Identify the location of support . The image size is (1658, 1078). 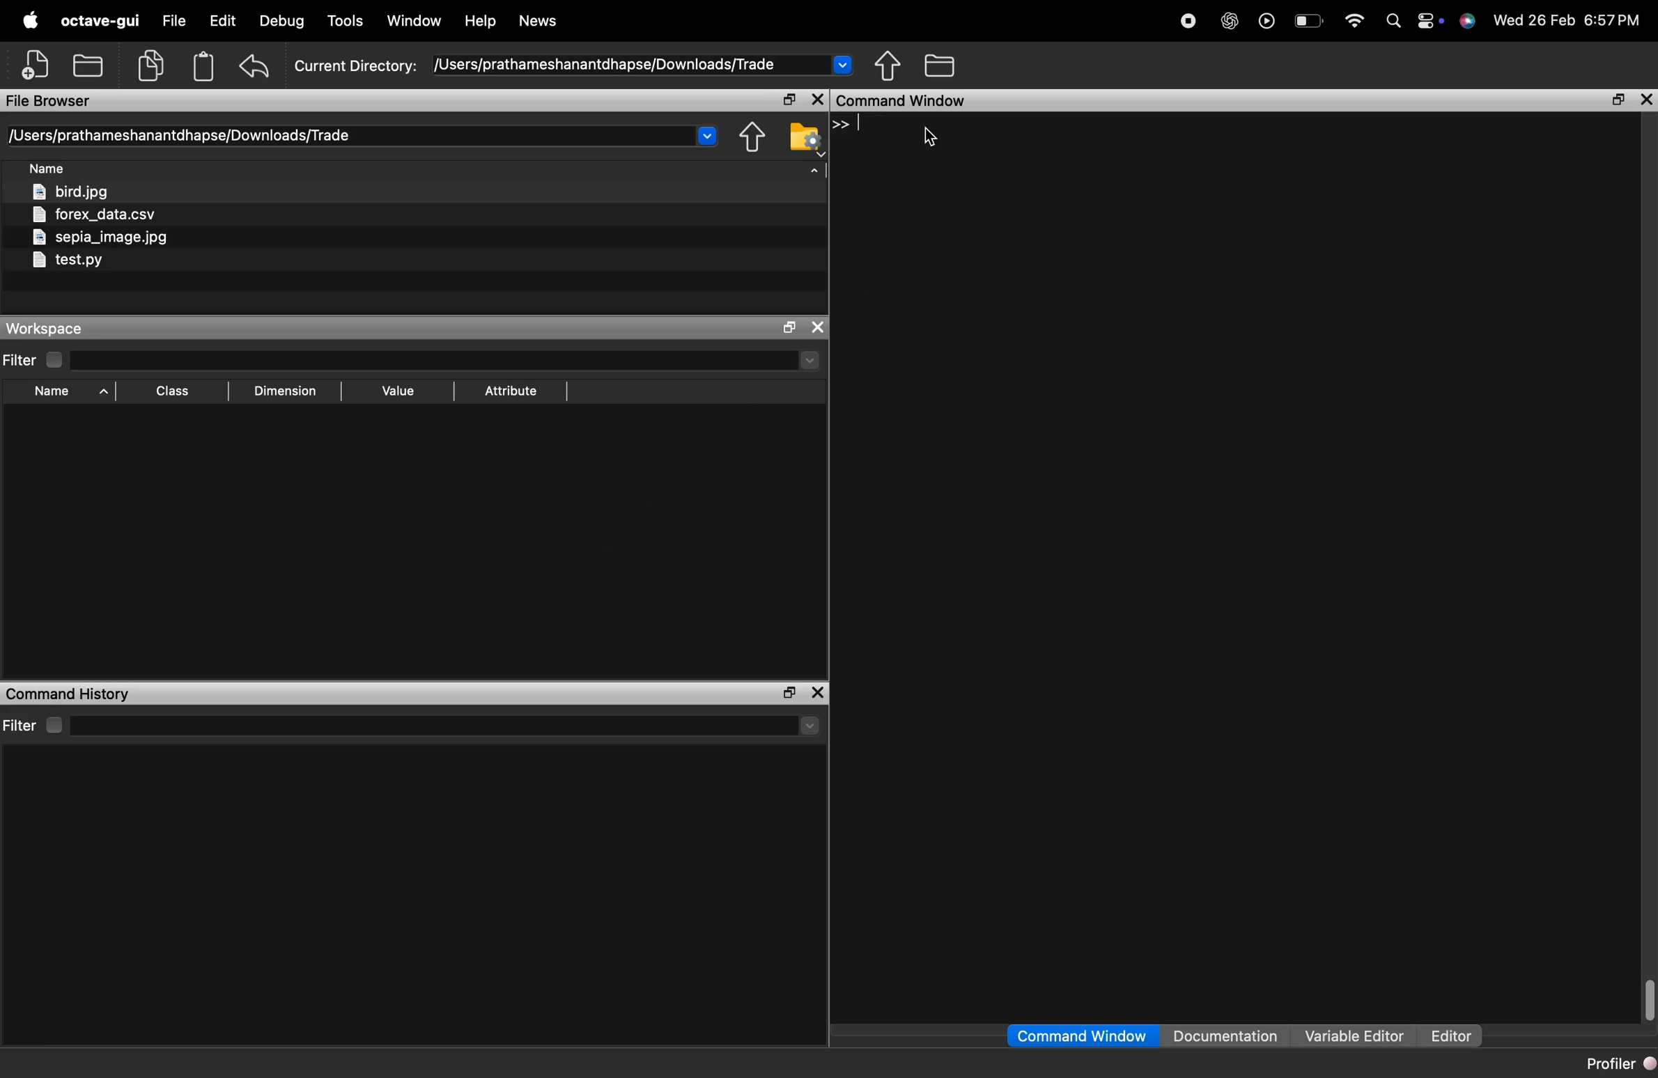
(1470, 22).